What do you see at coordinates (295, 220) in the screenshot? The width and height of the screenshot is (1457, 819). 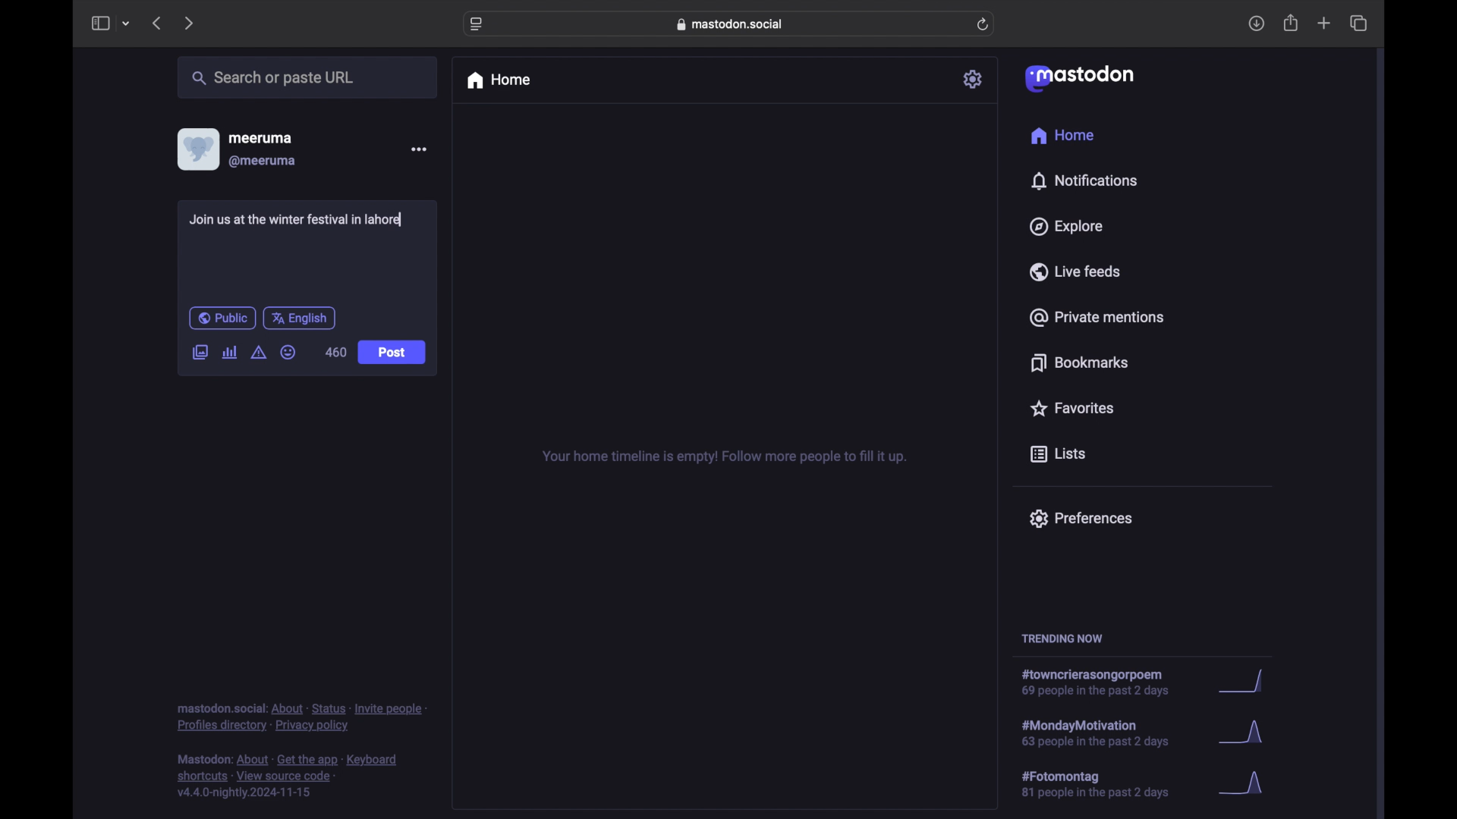 I see `Join us at the winter festival in lahore` at bounding box center [295, 220].